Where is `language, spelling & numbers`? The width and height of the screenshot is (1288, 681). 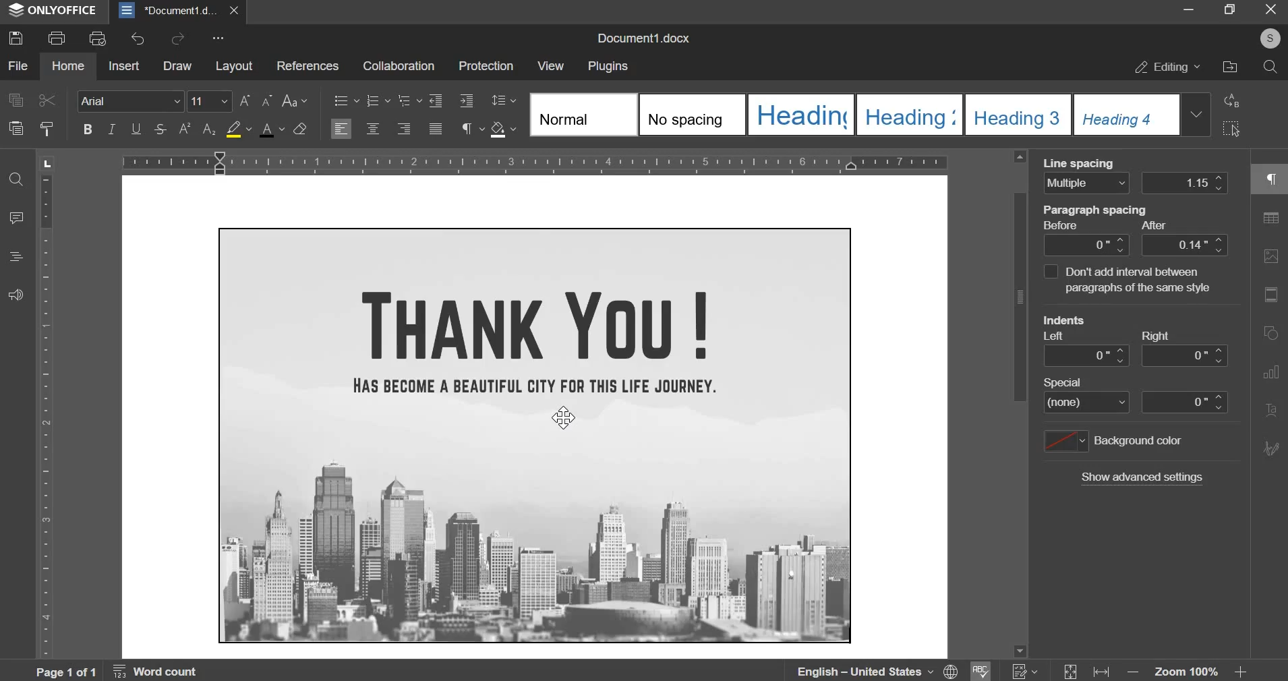
language, spelling & numbers is located at coordinates (918, 669).